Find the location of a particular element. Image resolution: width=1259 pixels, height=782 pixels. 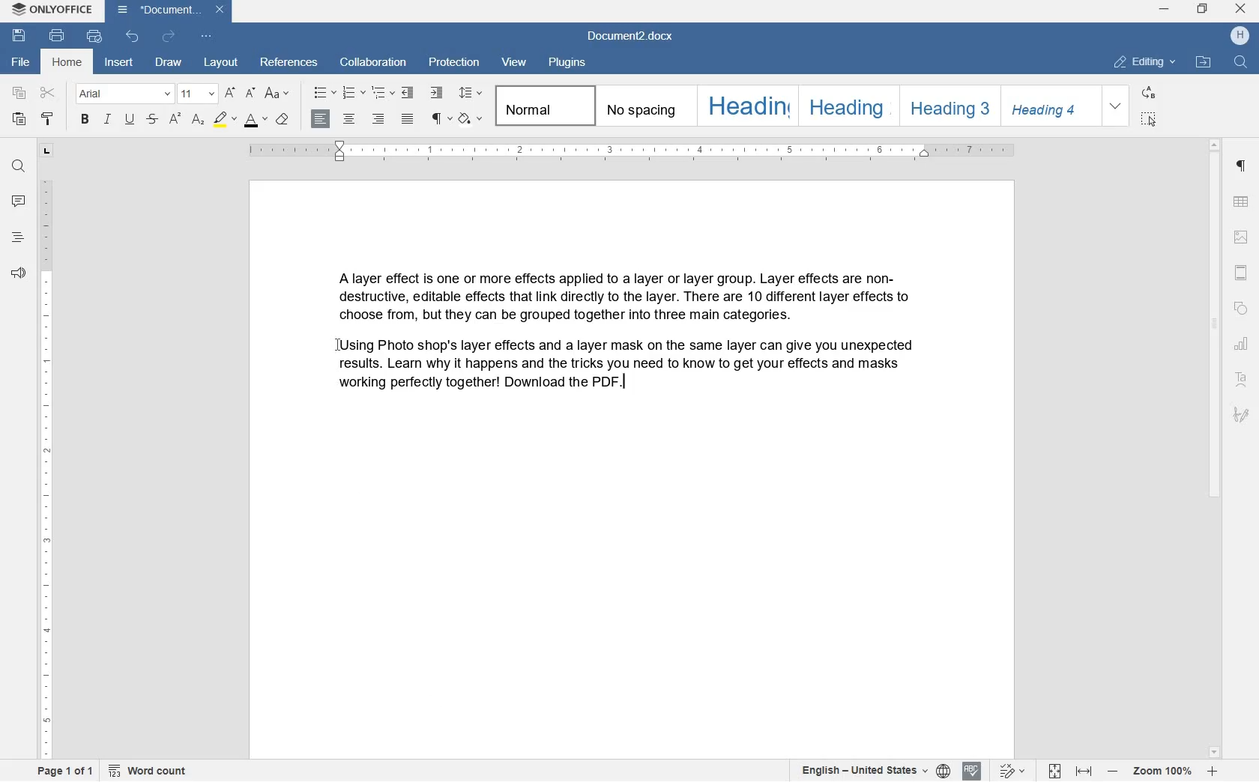

HEADERS & FOOTERS is located at coordinates (1241, 236).